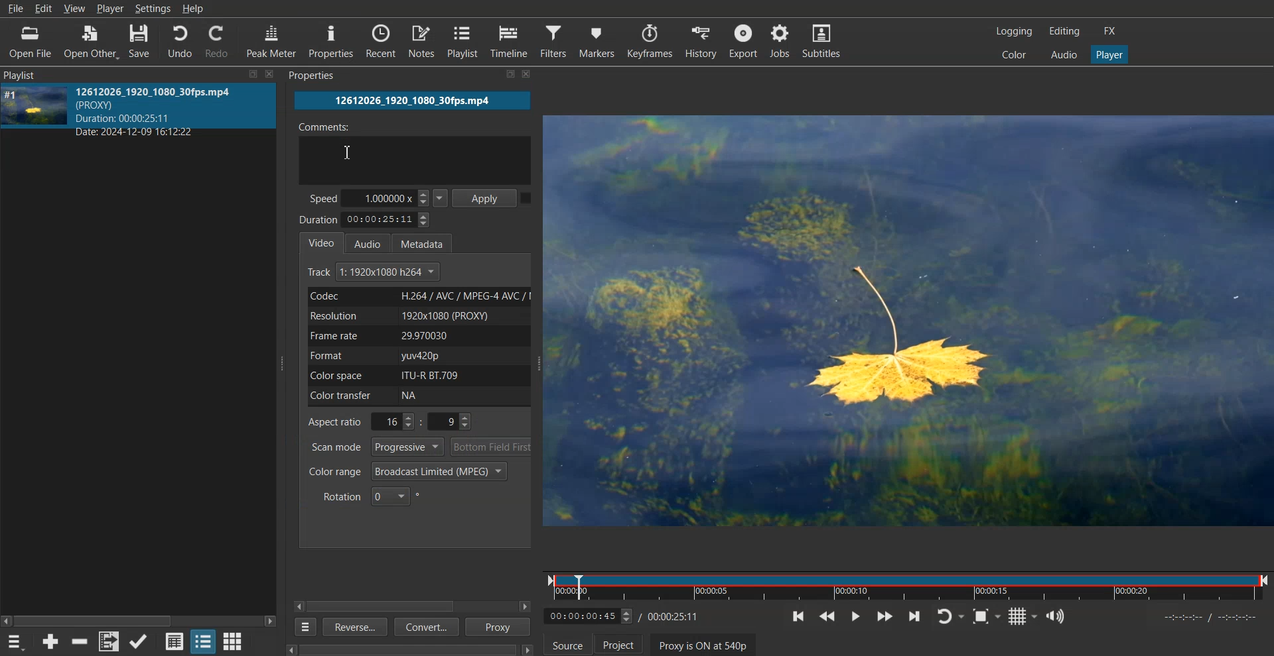  What do you see at coordinates (299, 606) in the screenshot?
I see `Scroll Left` at bounding box center [299, 606].